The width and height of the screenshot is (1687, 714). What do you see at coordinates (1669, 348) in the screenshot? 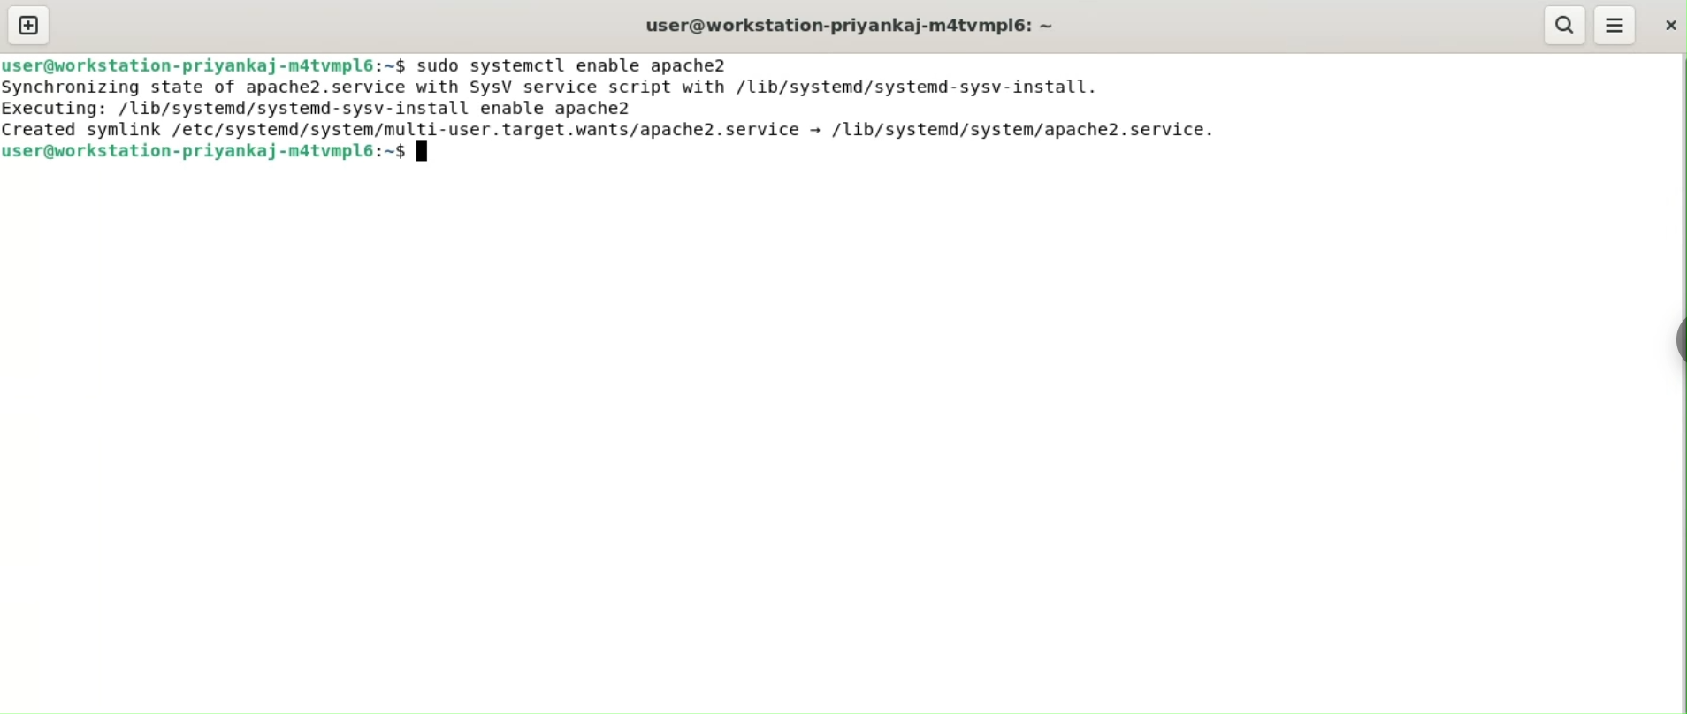
I see `Toggle Button` at bounding box center [1669, 348].